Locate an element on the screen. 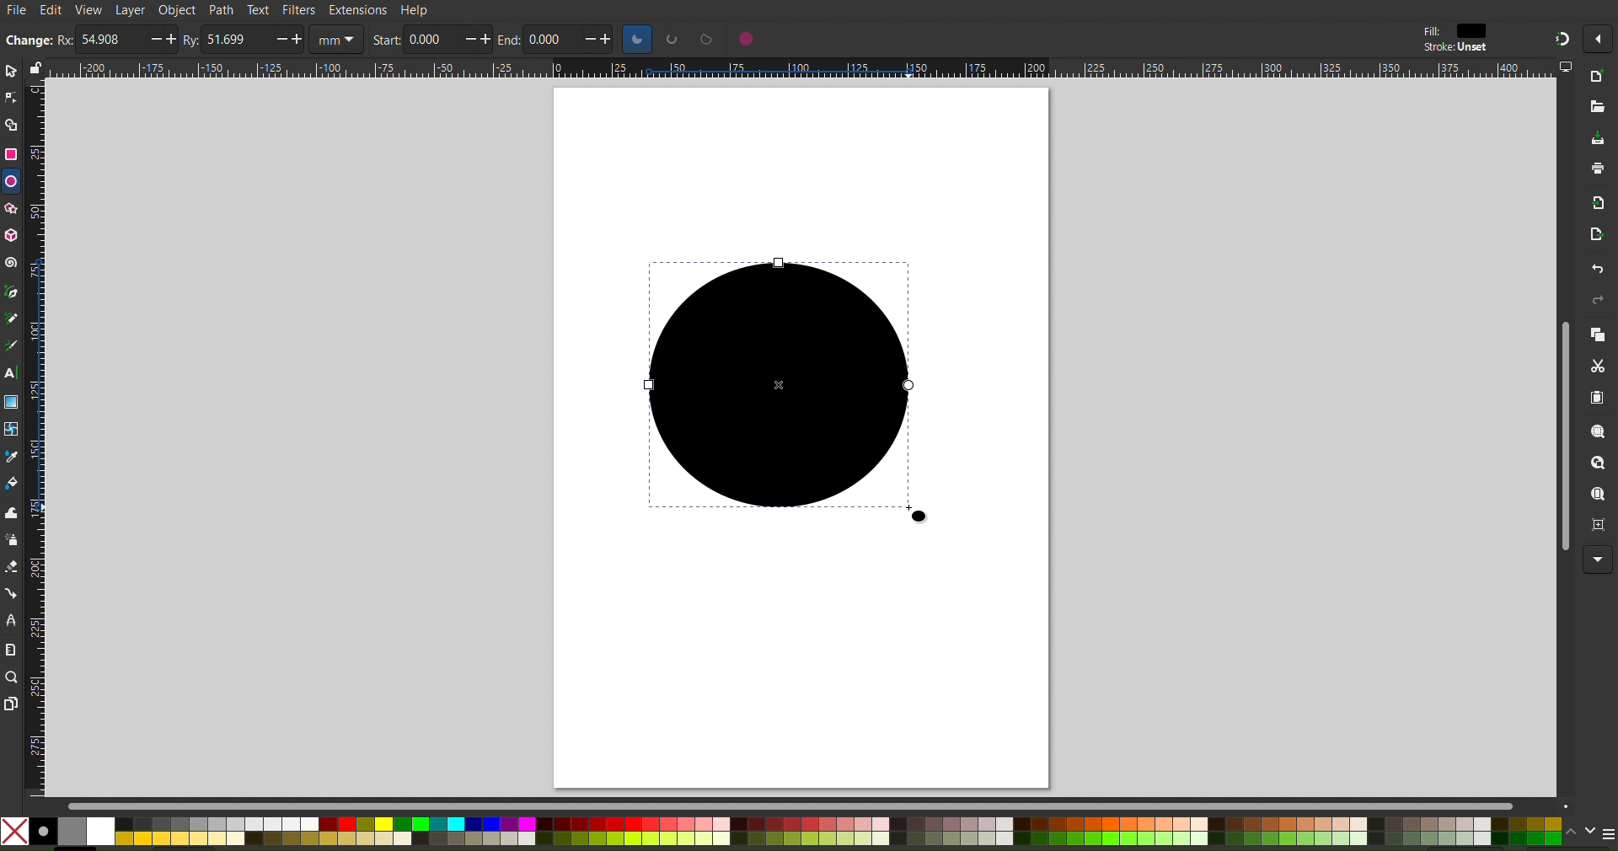  View is located at coordinates (89, 12).